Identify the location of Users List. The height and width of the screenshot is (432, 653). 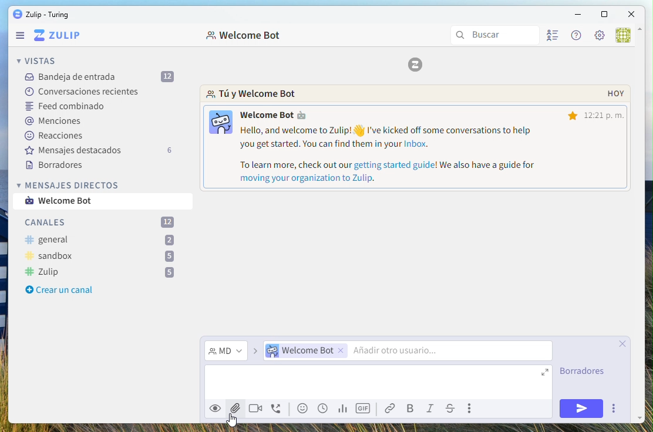
(554, 37).